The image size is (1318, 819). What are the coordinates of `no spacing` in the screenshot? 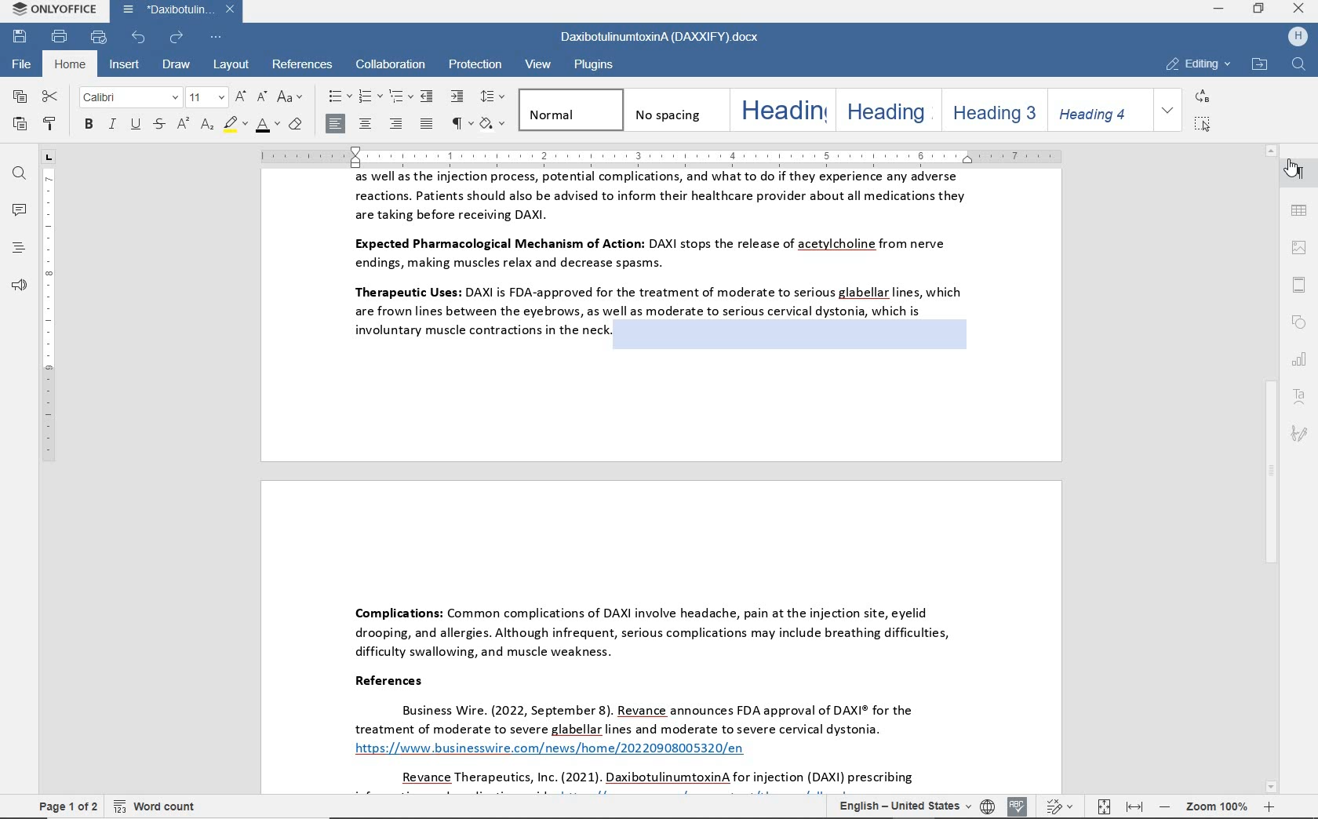 It's located at (673, 109).